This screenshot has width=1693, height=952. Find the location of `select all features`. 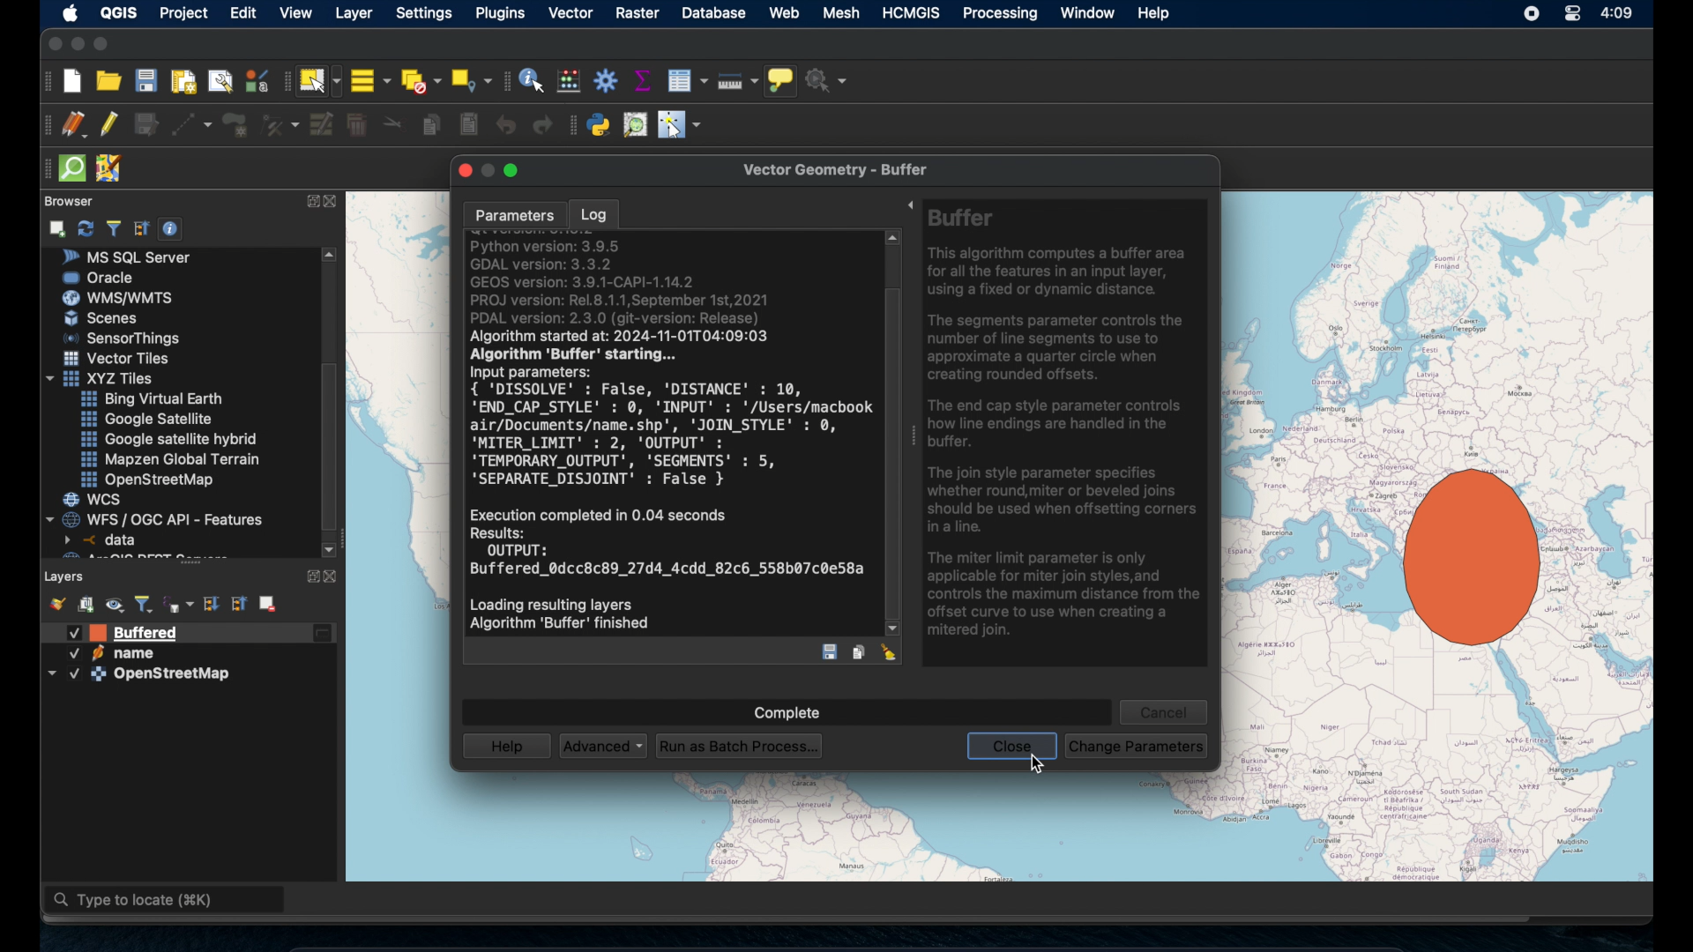

select all features is located at coordinates (369, 80).